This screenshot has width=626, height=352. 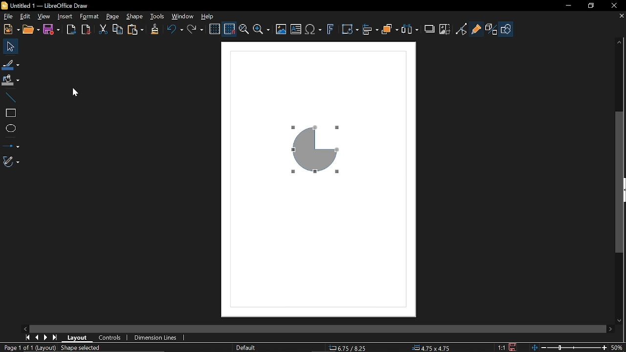 I want to click on Cut , so click(x=103, y=29).